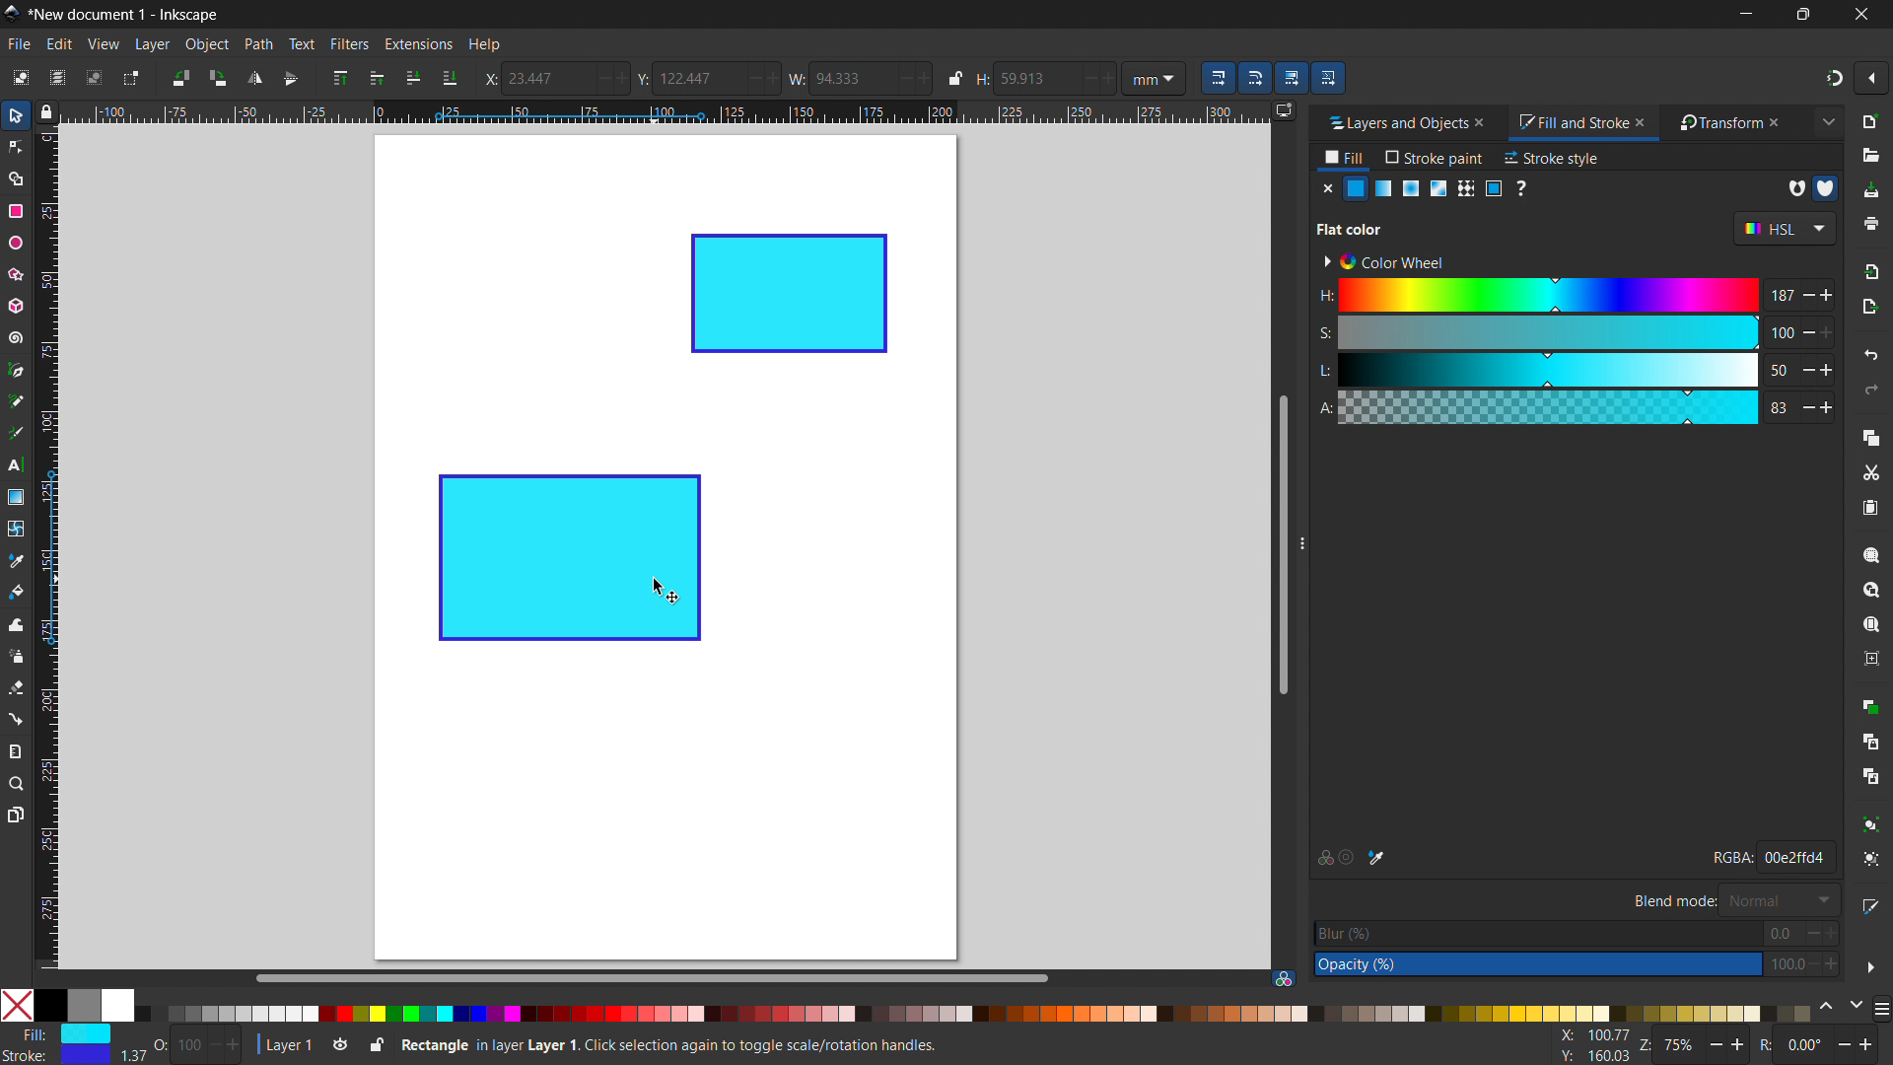 The height and width of the screenshot is (1065, 1893). What do you see at coordinates (253, 78) in the screenshot?
I see `flip horizontal` at bounding box center [253, 78].